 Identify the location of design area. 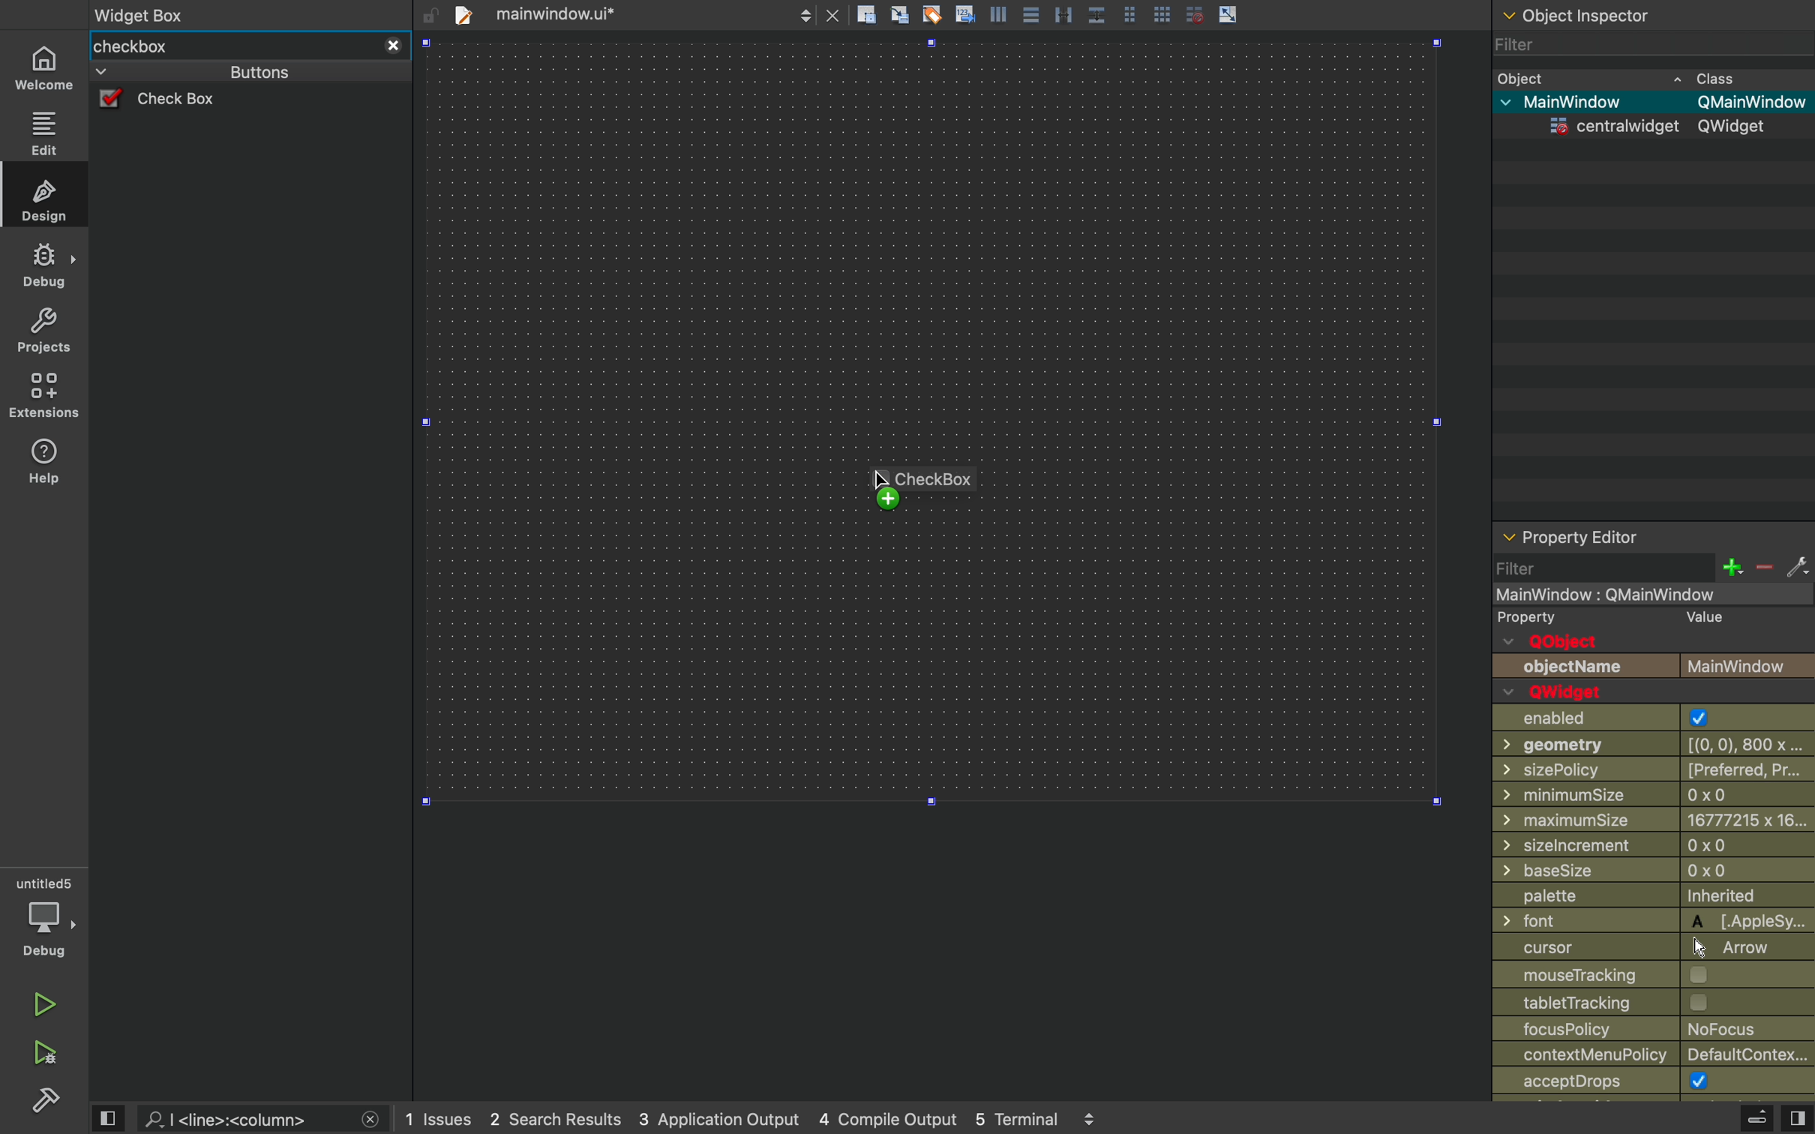
(931, 421).